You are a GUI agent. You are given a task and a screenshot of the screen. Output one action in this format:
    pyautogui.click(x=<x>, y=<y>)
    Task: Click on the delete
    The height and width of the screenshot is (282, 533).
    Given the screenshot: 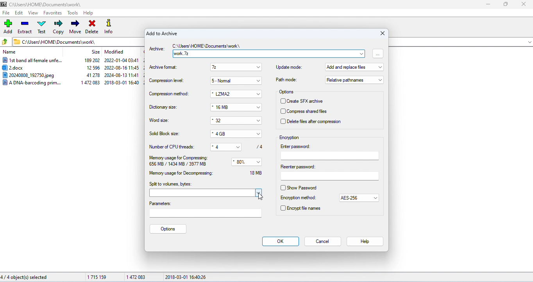 What is the action you would take?
    pyautogui.click(x=91, y=27)
    